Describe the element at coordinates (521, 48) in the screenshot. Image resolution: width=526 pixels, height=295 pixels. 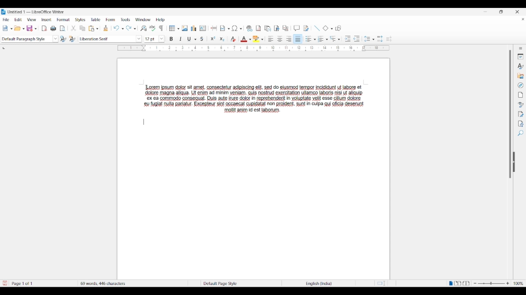
I see `Sidebar settings` at that location.